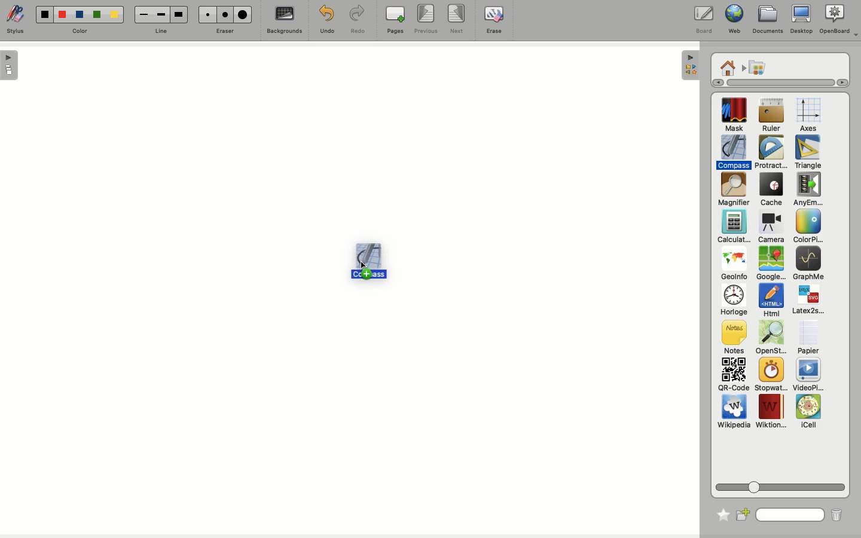  I want to click on VideoPlayer, so click(808, 375).